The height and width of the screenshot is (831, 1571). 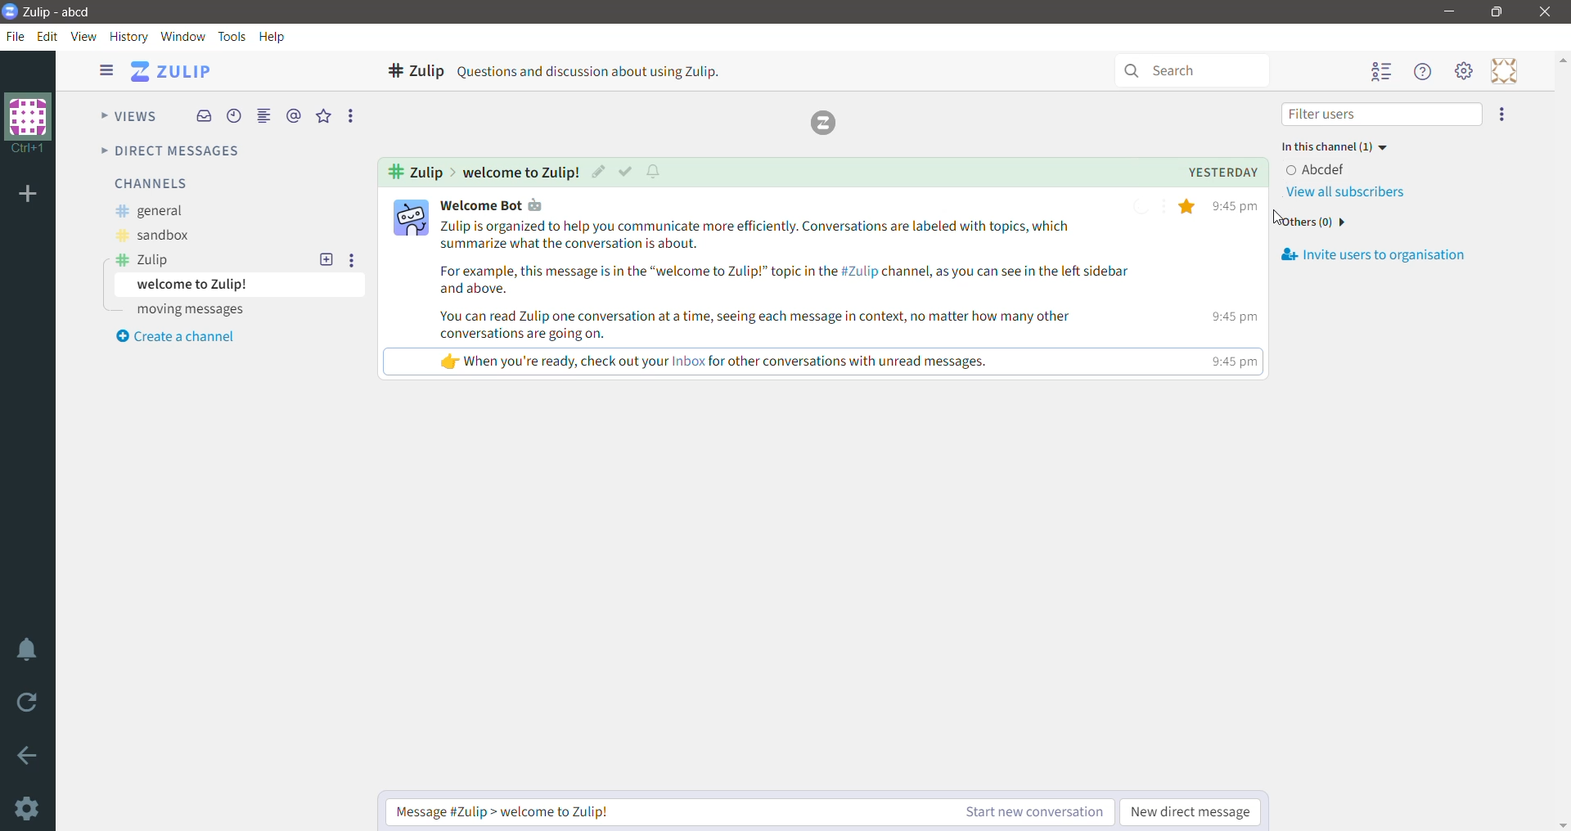 I want to click on 9:45 pm |, so click(x=1227, y=317).